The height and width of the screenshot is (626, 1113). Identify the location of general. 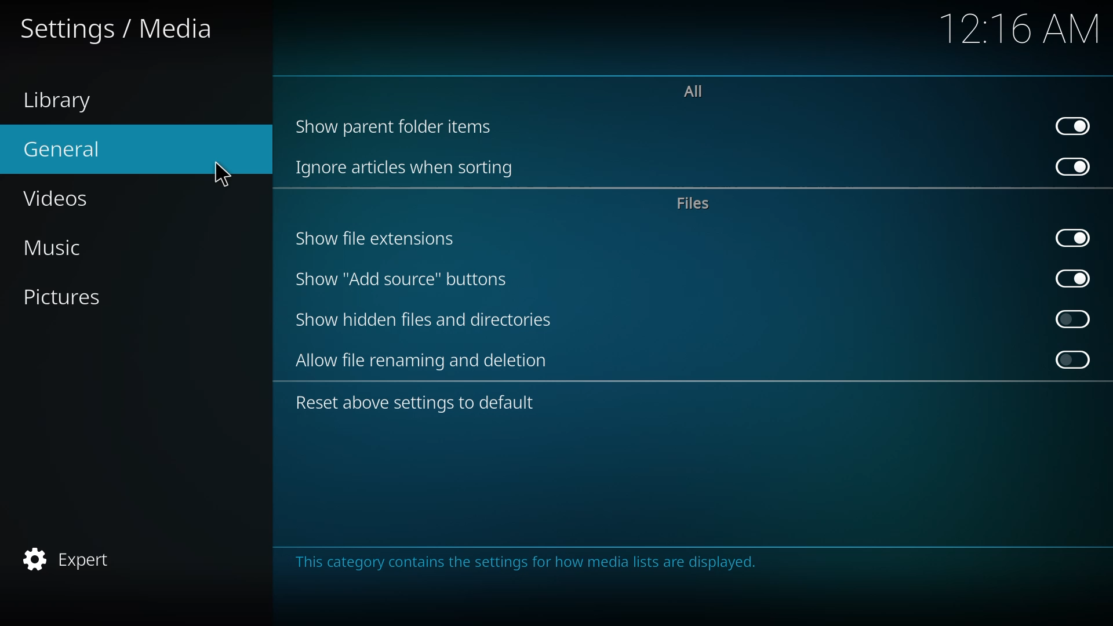
(71, 148).